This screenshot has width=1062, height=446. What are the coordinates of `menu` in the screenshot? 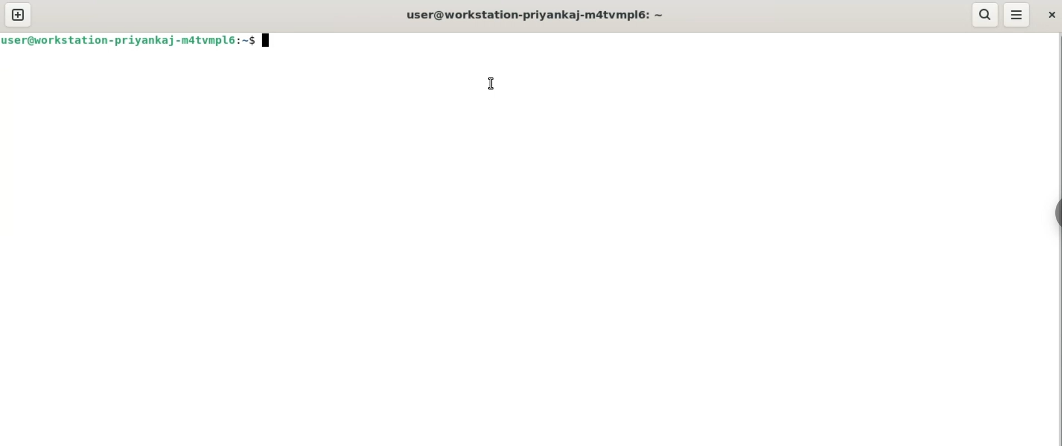 It's located at (1017, 14).